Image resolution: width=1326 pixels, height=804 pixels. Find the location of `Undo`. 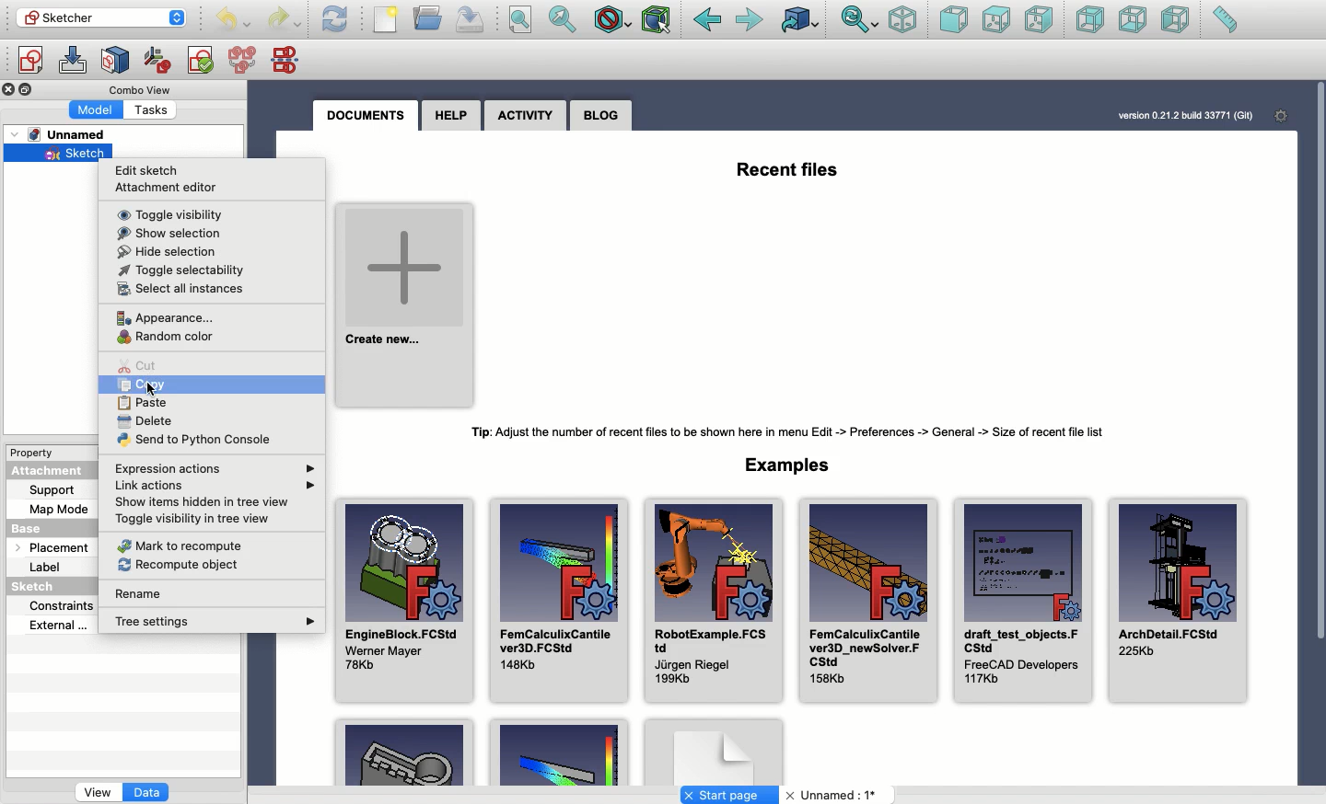

Undo is located at coordinates (233, 21).